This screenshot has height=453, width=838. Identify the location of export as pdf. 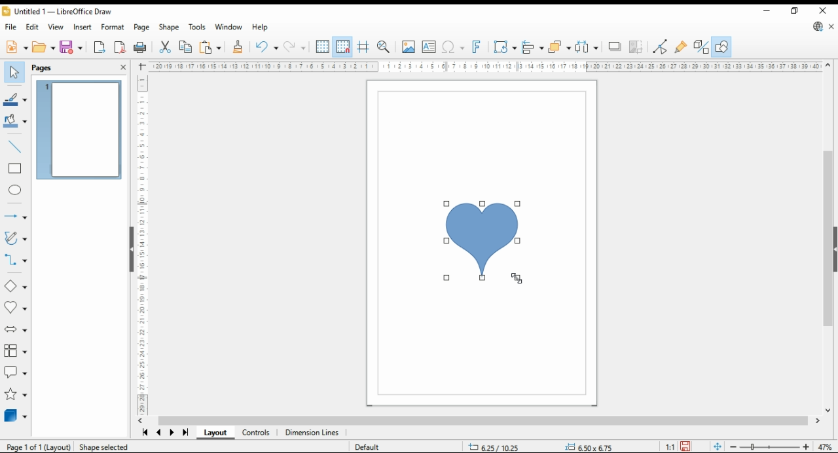
(120, 47).